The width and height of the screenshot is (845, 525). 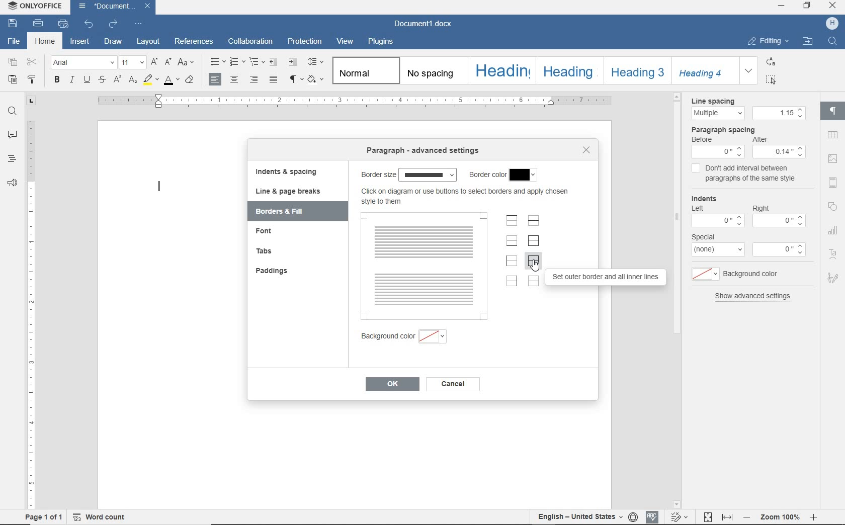 I want to click on page 1 of 1, so click(x=43, y=518).